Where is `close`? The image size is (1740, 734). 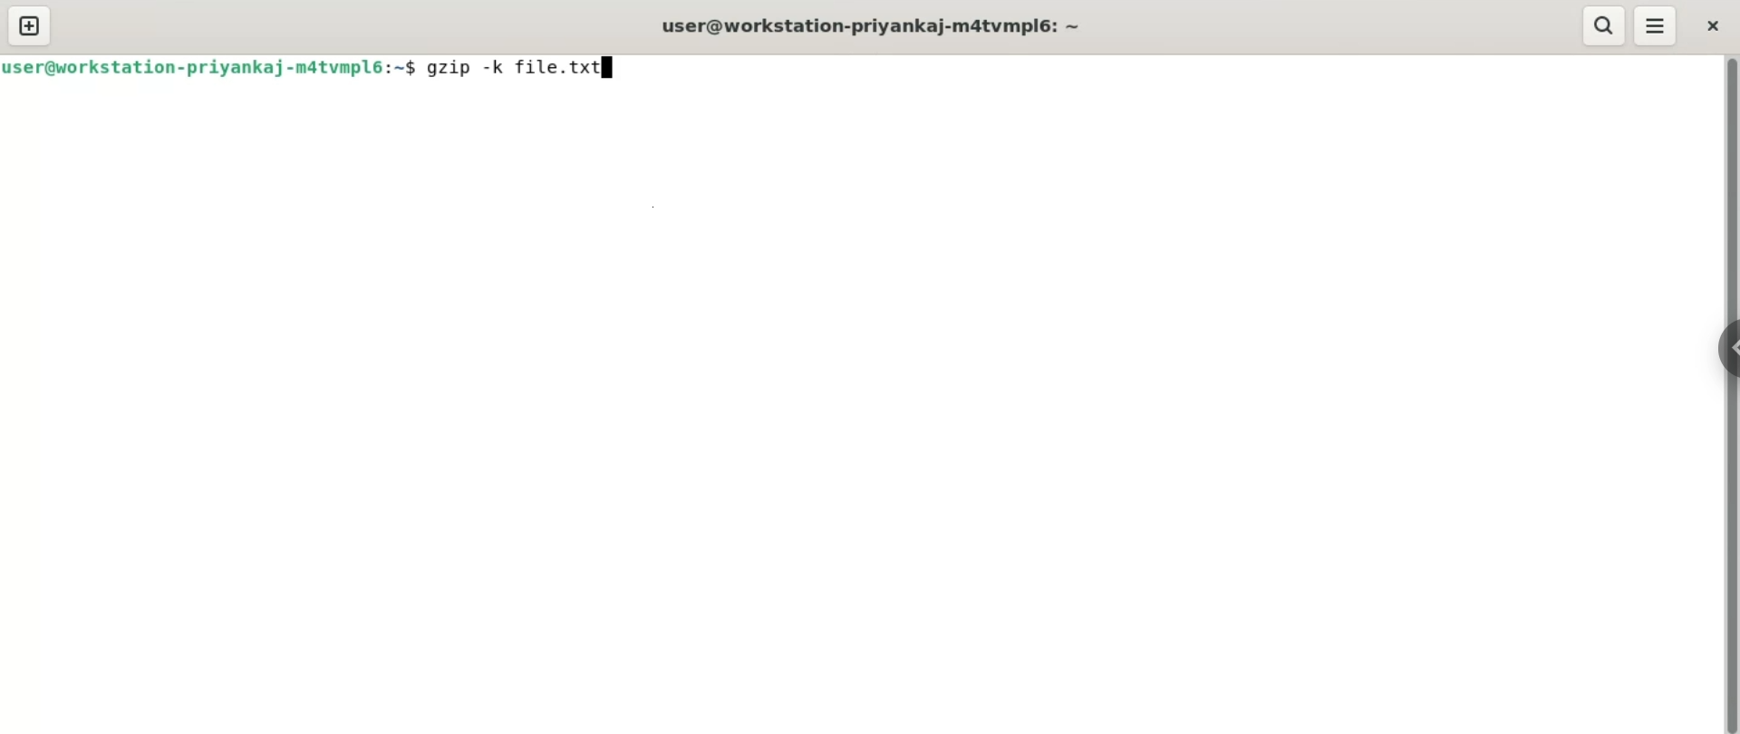 close is located at coordinates (1713, 26).